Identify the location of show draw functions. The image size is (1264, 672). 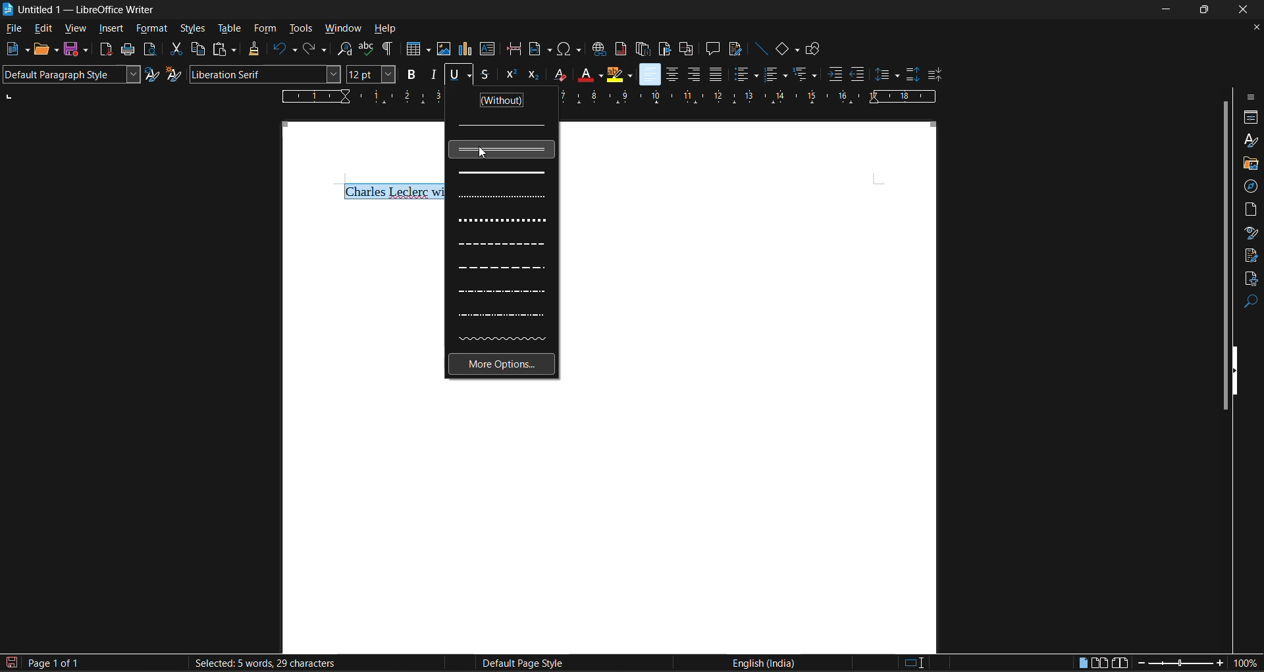
(815, 50).